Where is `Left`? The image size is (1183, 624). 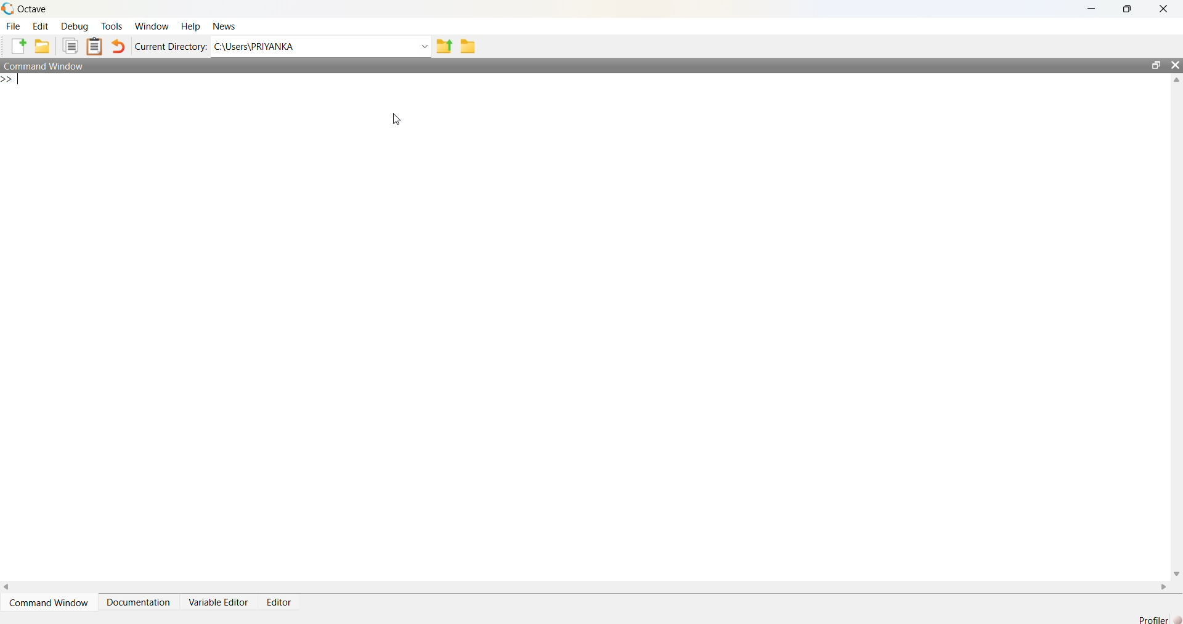 Left is located at coordinates (11, 586).